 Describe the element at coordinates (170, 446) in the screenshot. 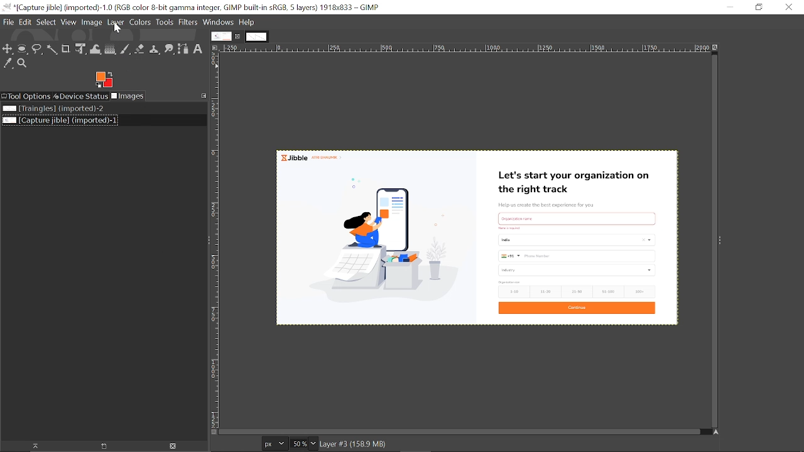

I see `Delete image` at that location.